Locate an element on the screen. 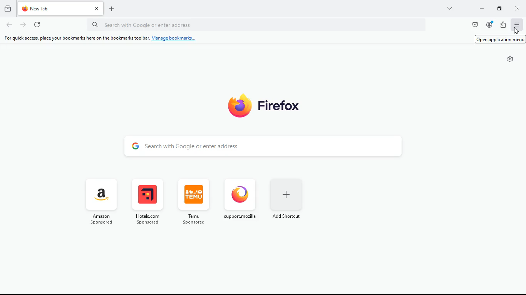 This screenshot has width=526, height=295. profile is located at coordinates (489, 25).